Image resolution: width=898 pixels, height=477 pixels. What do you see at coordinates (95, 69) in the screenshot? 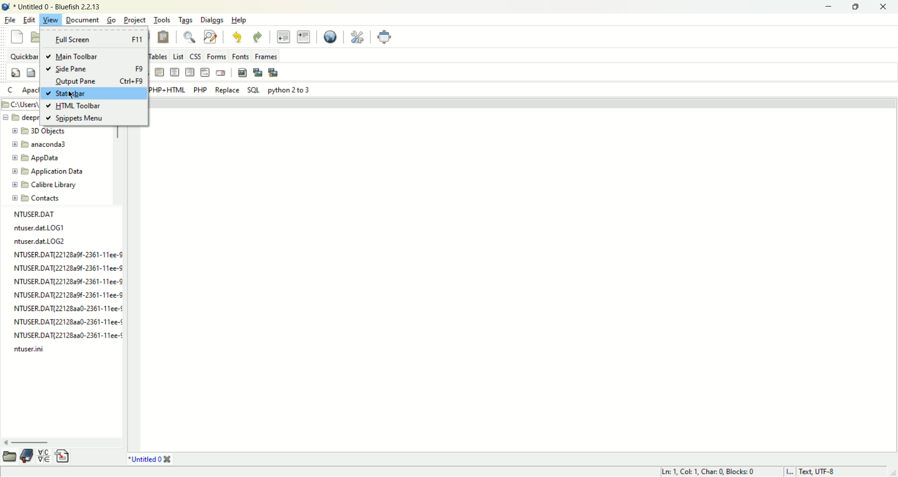
I see `side pane` at bounding box center [95, 69].